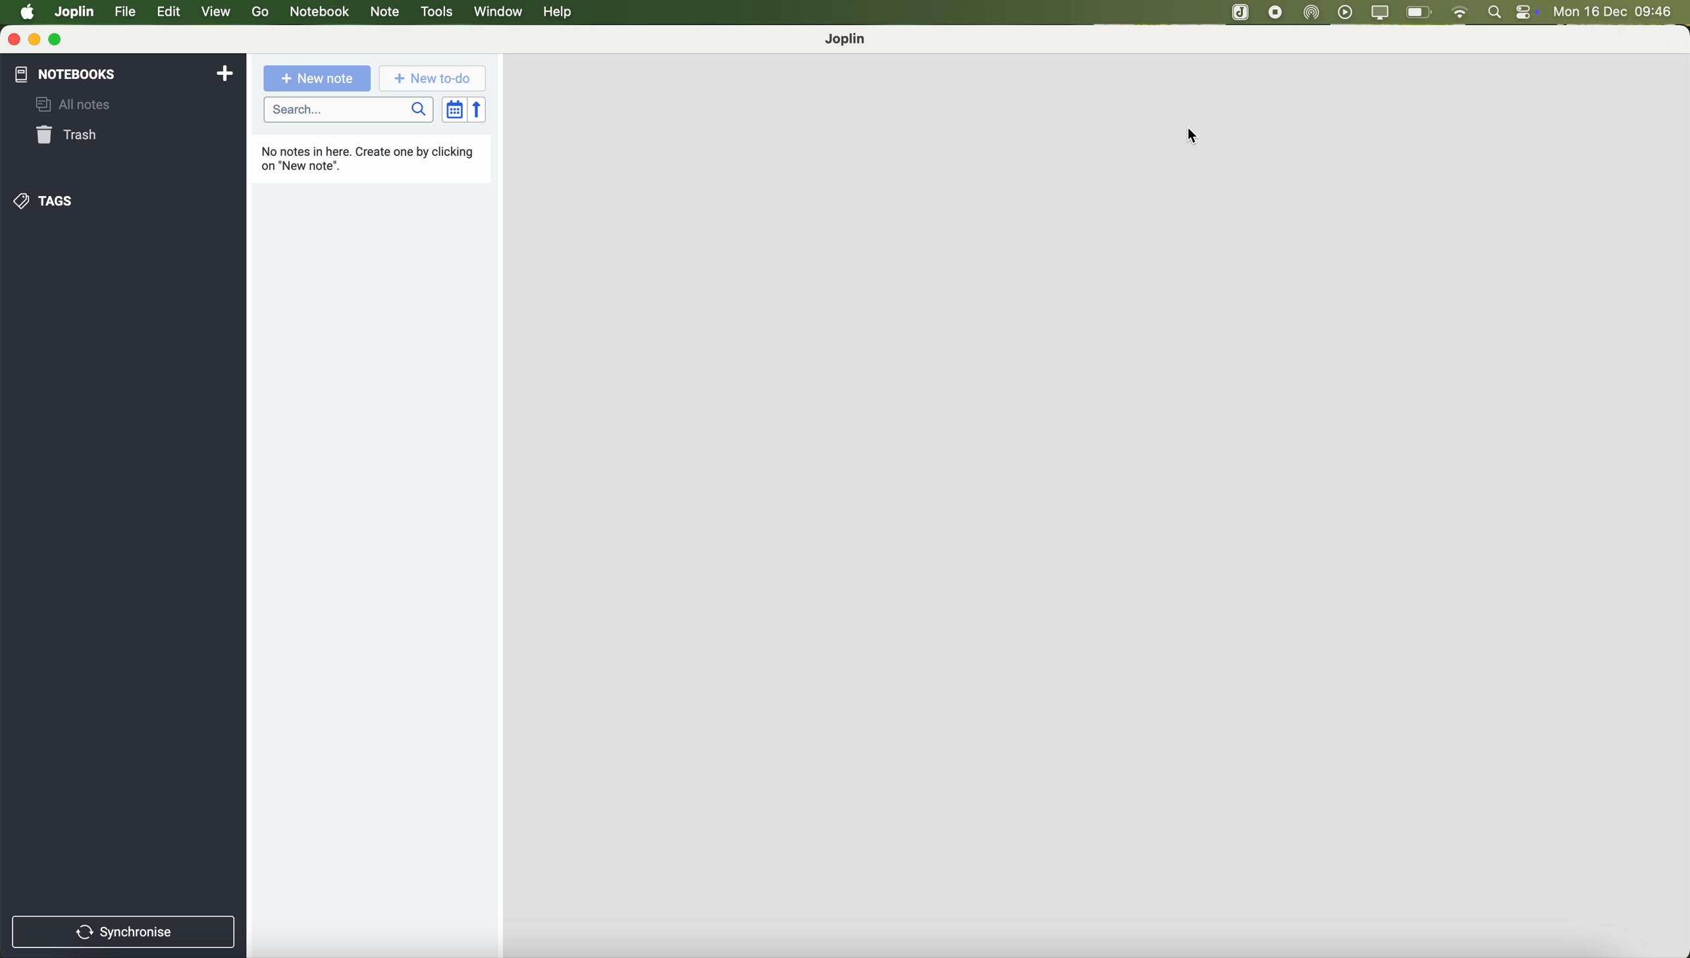  I want to click on toggle sort order field, so click(451, 109).